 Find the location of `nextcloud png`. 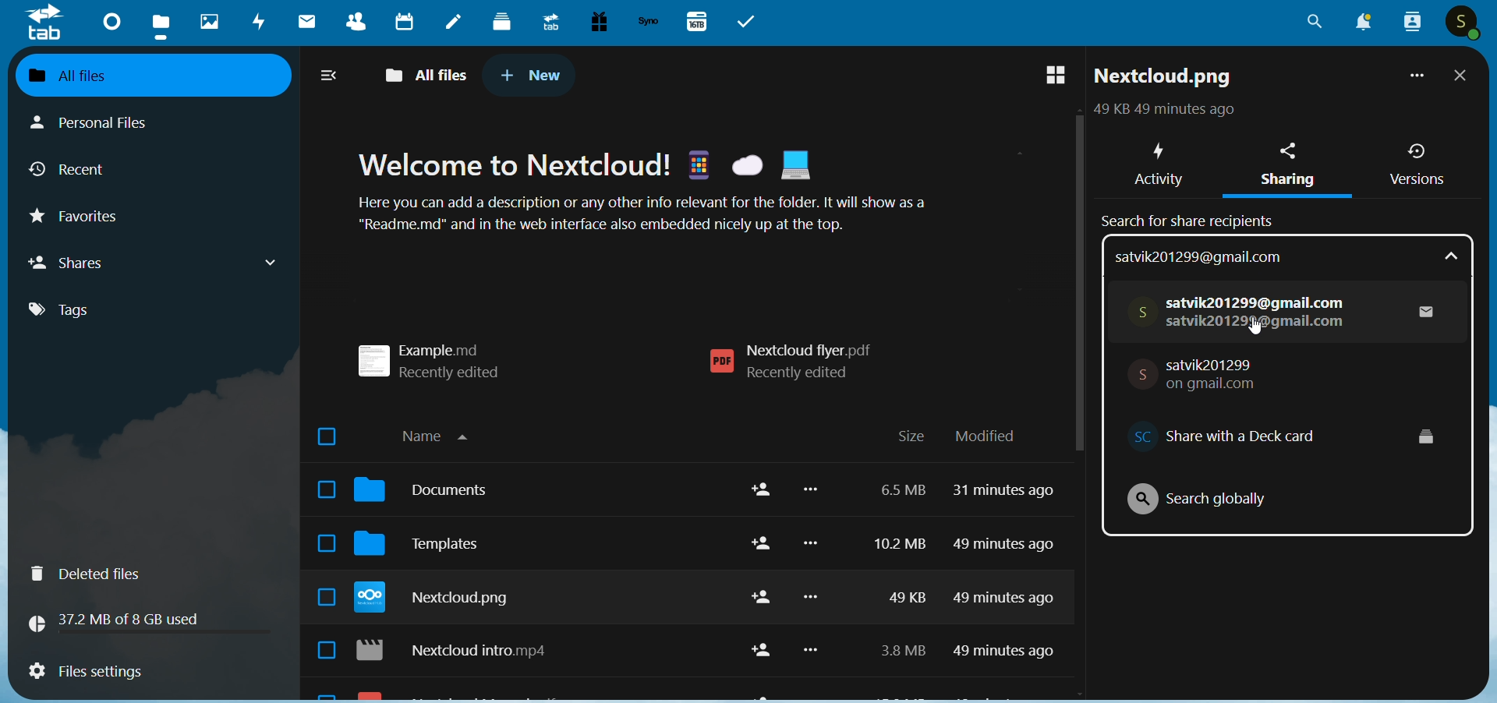

nextcloud png is located at coordinates (1164, 79).